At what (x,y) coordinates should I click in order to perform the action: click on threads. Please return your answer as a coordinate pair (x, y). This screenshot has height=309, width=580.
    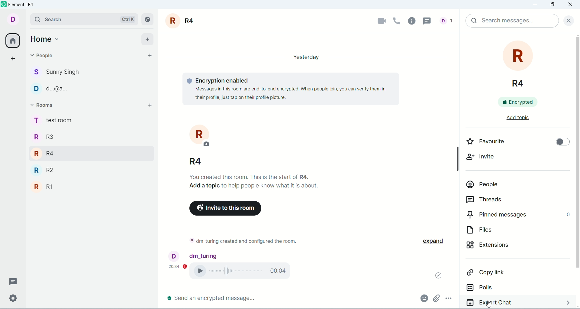
    Looking at the image, I should click on (507, 199).